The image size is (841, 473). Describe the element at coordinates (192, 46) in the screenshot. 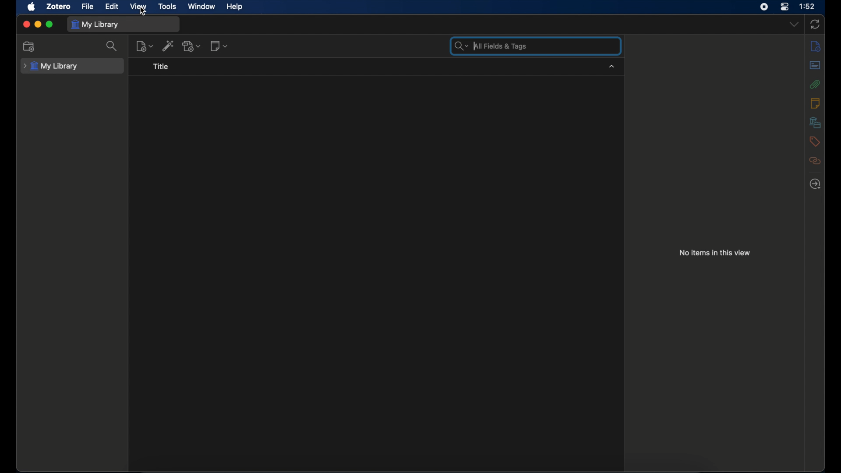

I see `add attachment` at that location.